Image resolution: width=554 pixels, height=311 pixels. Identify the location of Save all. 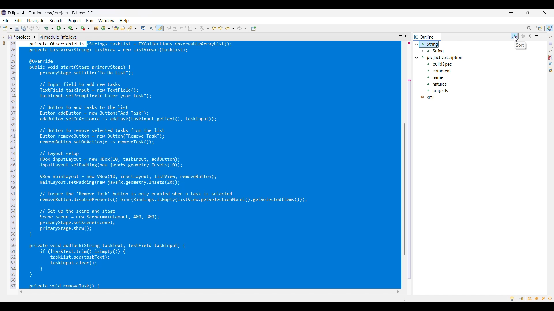
(24, 29).